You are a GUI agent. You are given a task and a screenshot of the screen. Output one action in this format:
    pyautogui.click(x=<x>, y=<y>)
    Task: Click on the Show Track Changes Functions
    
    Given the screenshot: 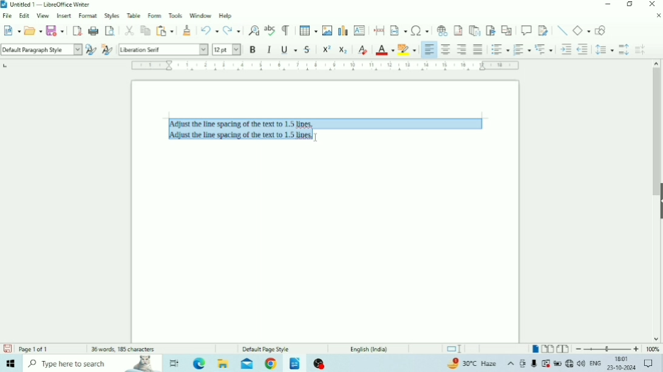 What is the action you would take?
    pyautogui.click(x=543, y=29)
    